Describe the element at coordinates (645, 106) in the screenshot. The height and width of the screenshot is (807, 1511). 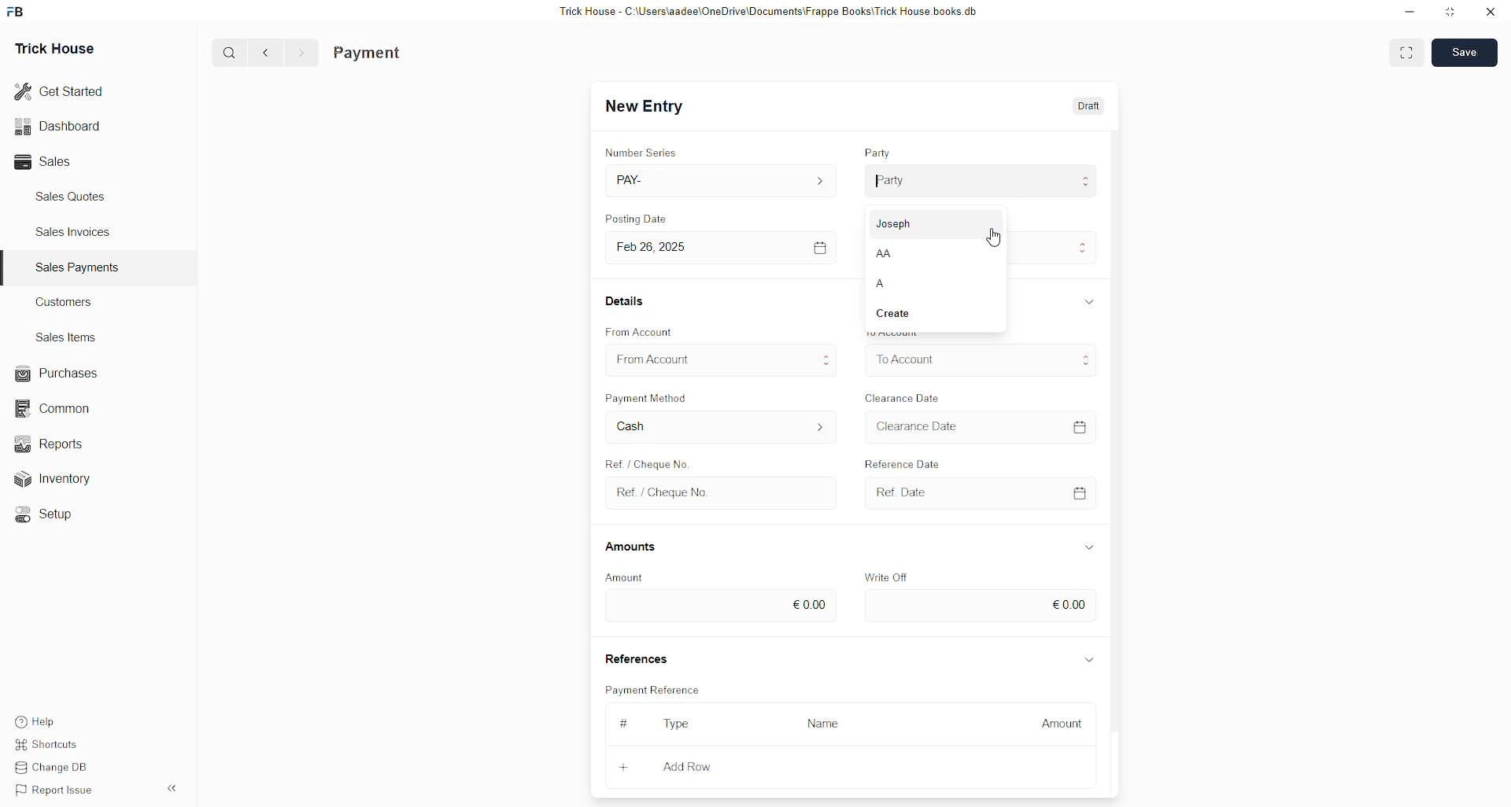
I see `New Entry` at that location.